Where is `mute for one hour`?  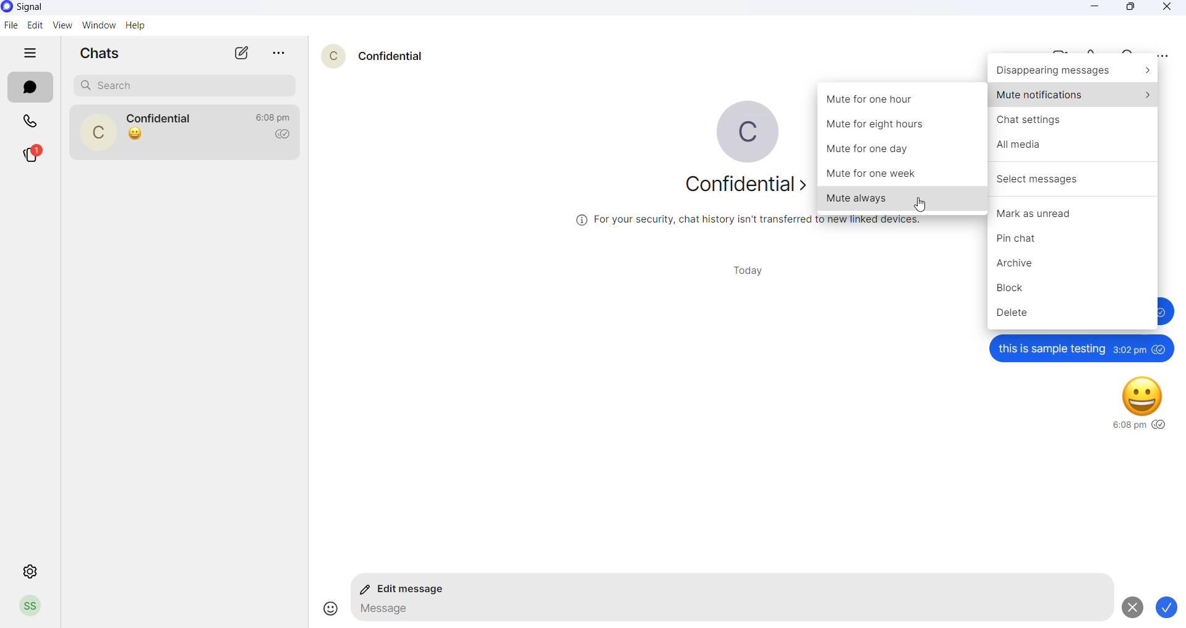
mute for one hour is located at coordinates (903, 99).